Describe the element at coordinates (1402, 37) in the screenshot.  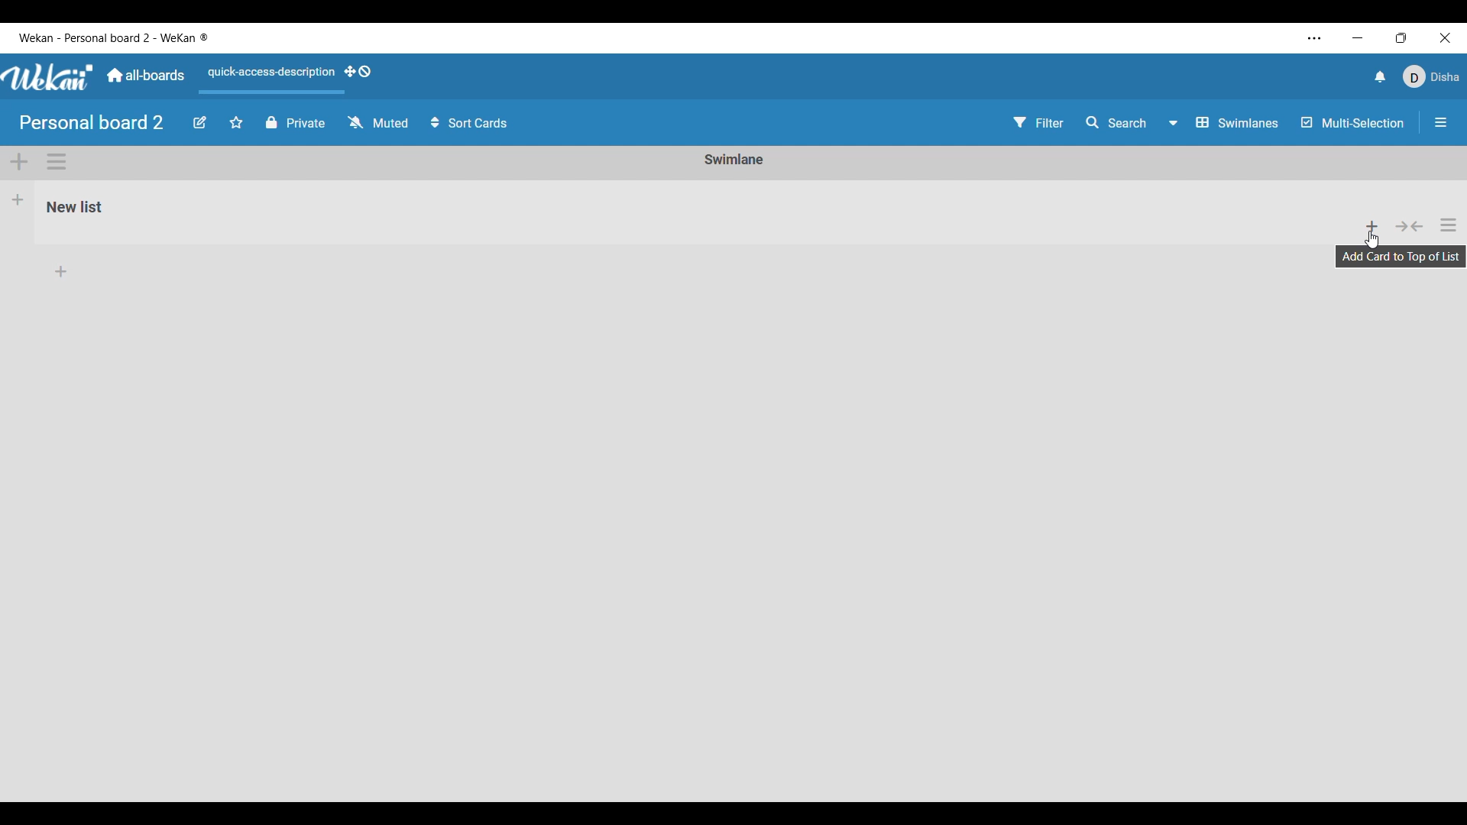
I see `Show interface in a smaller tab ` at that location.